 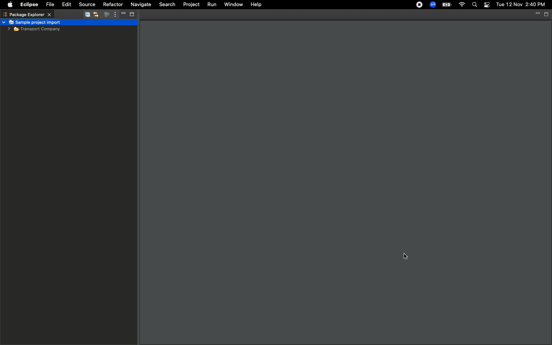 What do you see at coordinates (474, 5) in the screenshot?
I see `Search` at bounding box center [474, 5].